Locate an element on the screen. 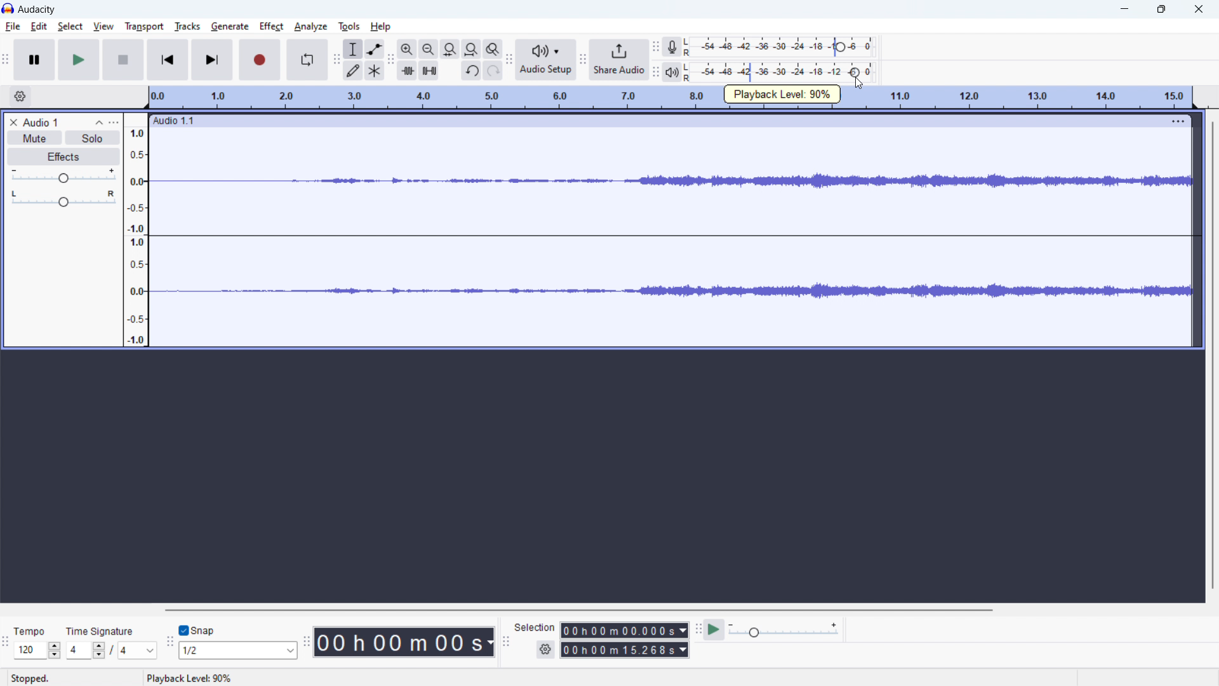  select tempo is located at coordinates (37, 651).